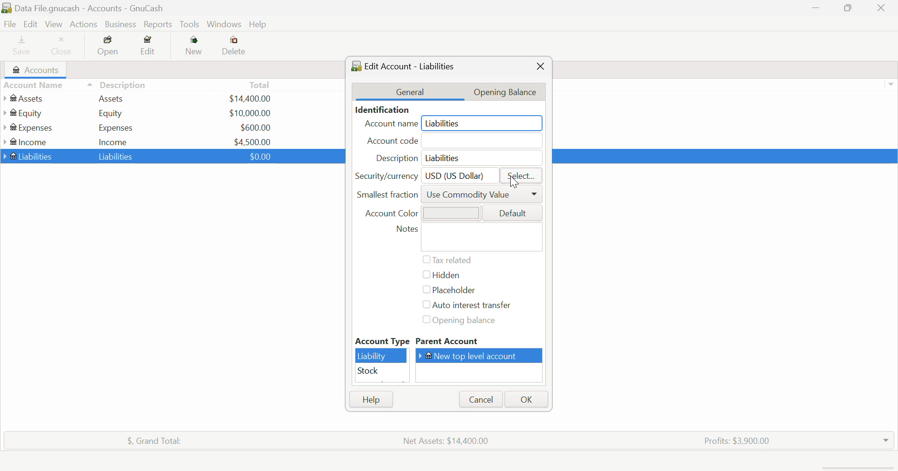 Image resolution: width=898 pixels, height=471 pixels. What do you see at coordinates (26, 111) in the screenshot?
I see `Equity Account` at bounding box center [26, 111].